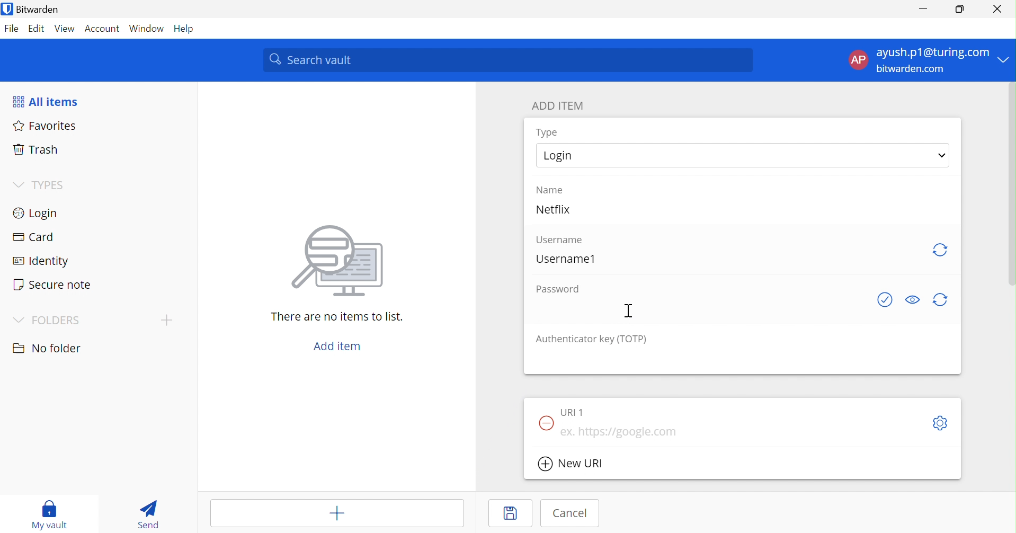 This screenshot has height=533, width=1016. What do you see at coordinates (35, 149) in the screenshot?
I see `Trash` at bounding box center [35, 149].